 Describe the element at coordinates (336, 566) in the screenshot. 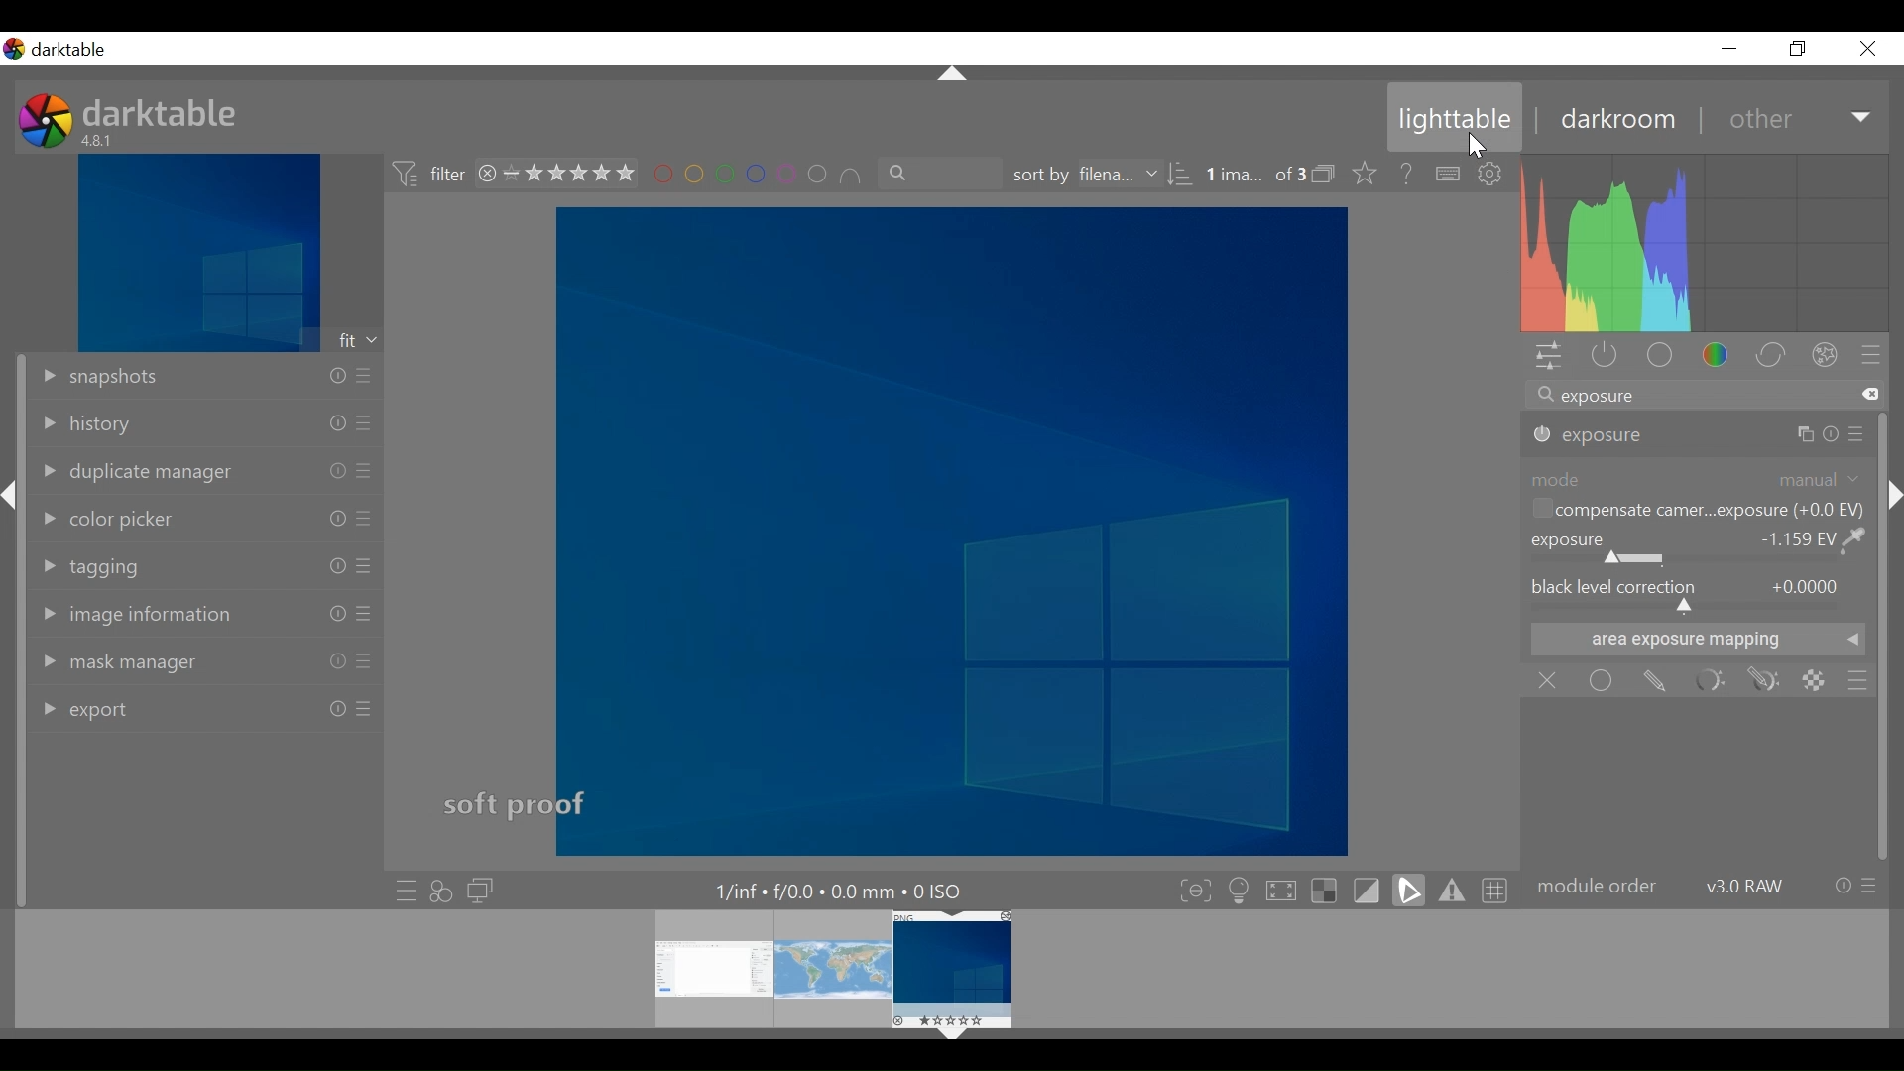

I see `info` at that location.